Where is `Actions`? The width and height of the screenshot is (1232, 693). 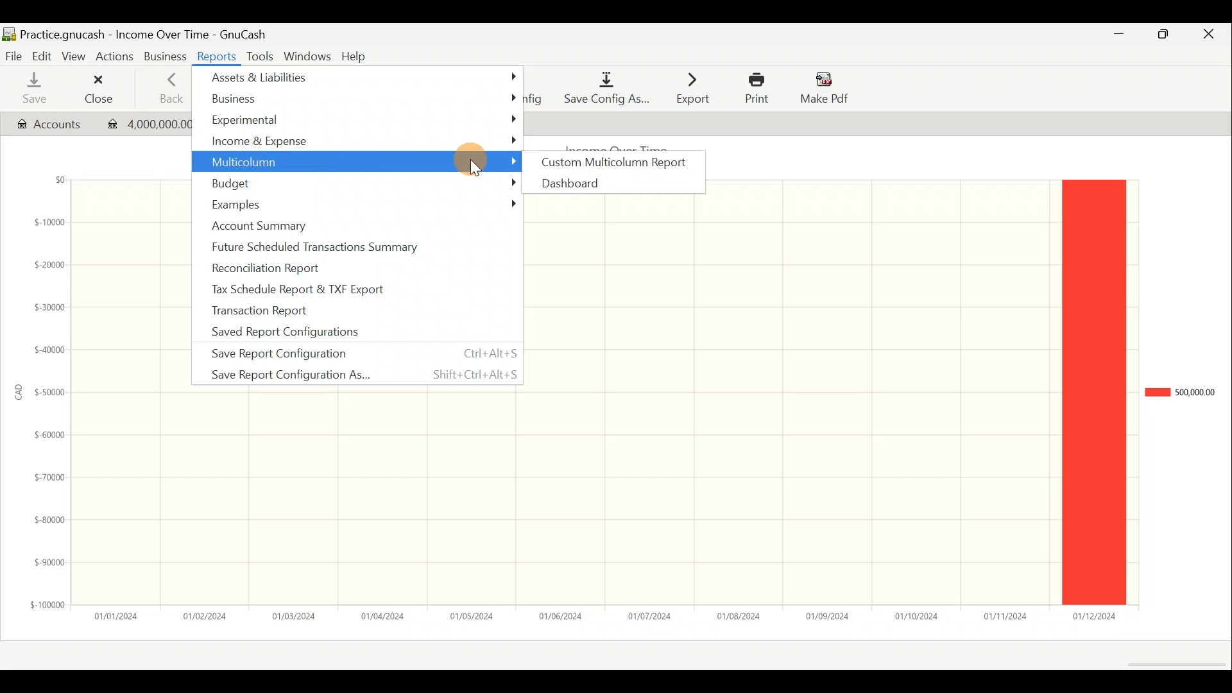 Actions is located at coordinates (117, 60).